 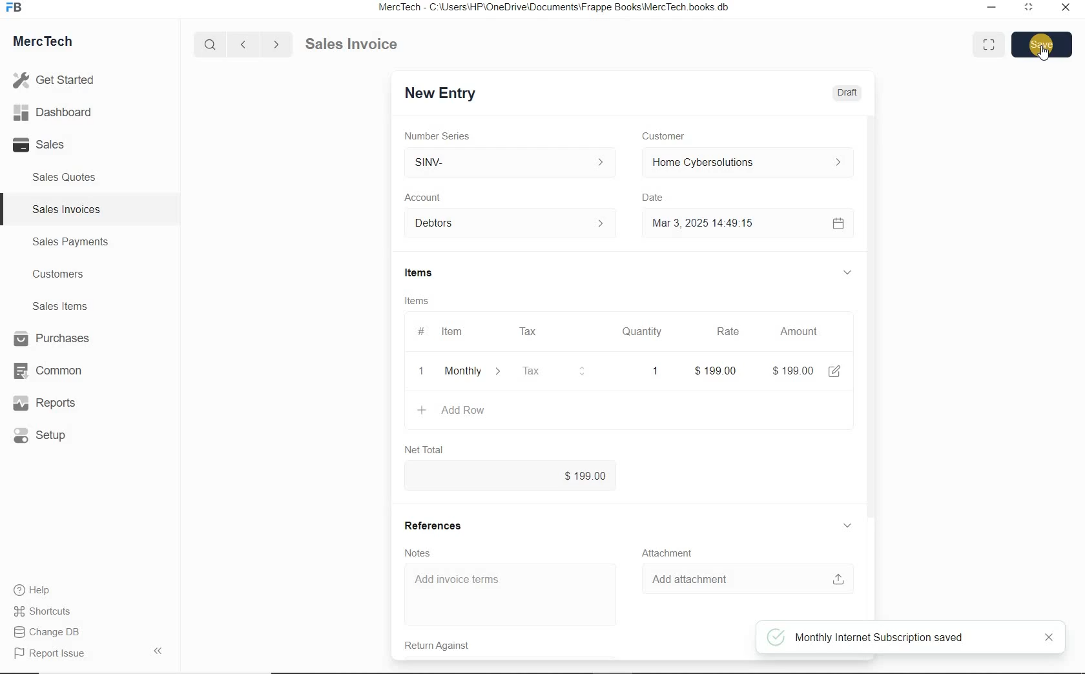 I want to click on Add invoice terms, so click(x=513, y=596).